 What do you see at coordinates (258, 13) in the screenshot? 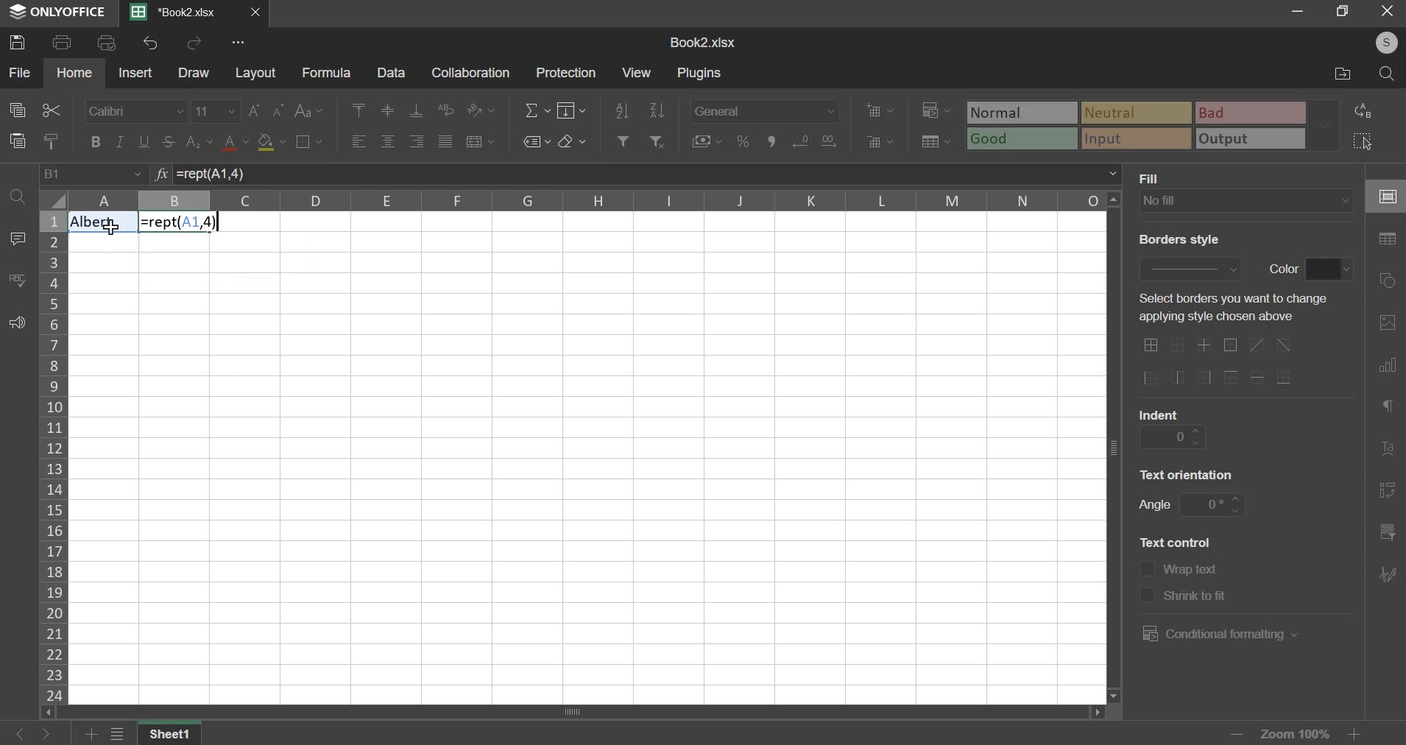
I see `close` at bounding box center [258, 13].